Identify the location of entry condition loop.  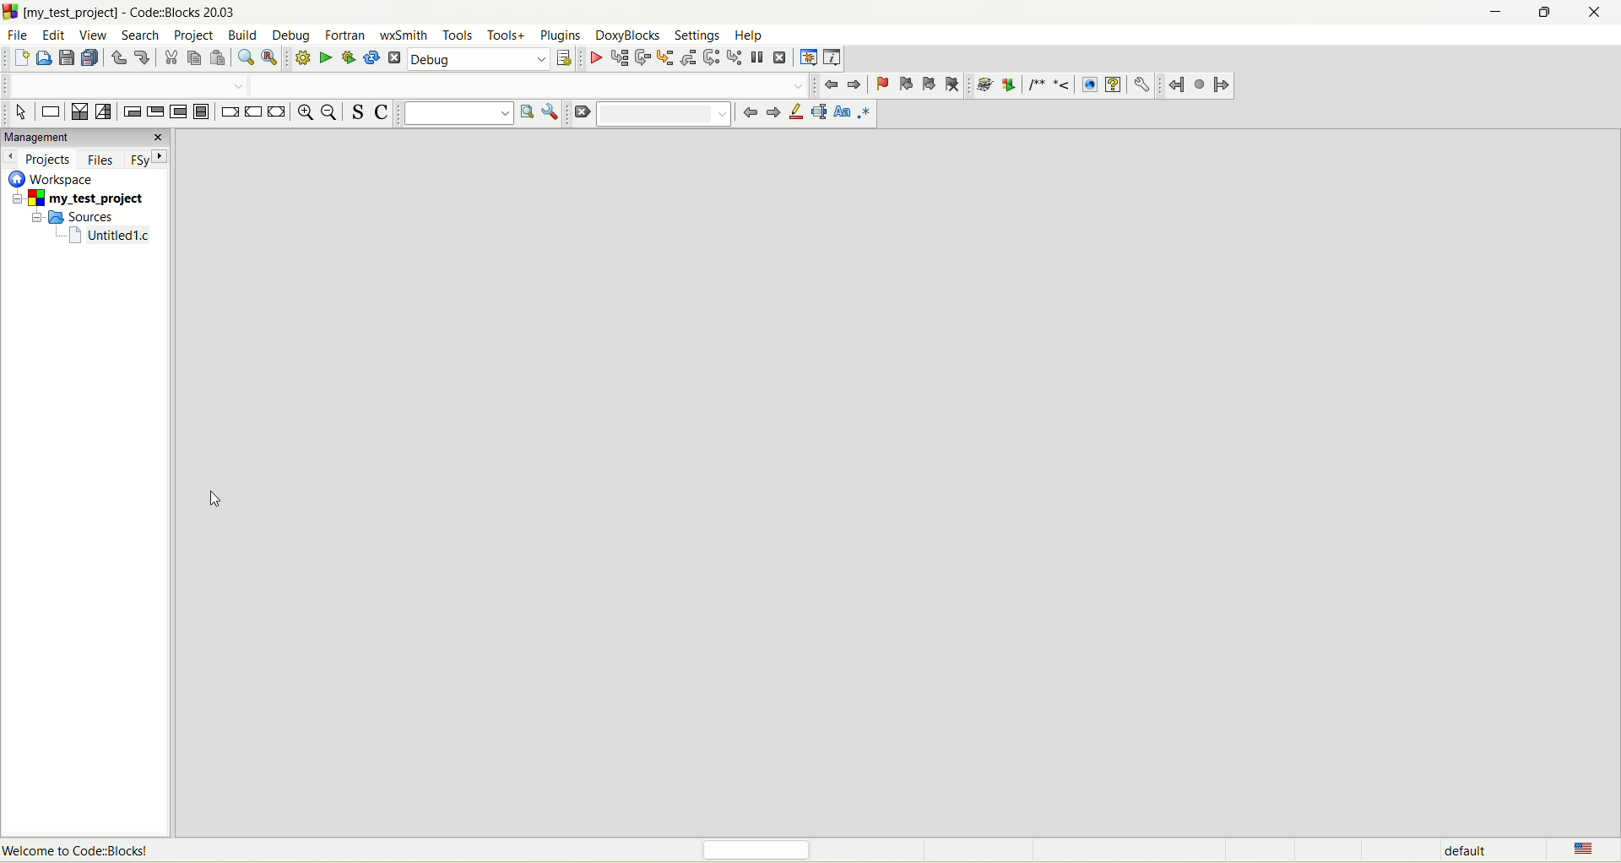
(132, 111).